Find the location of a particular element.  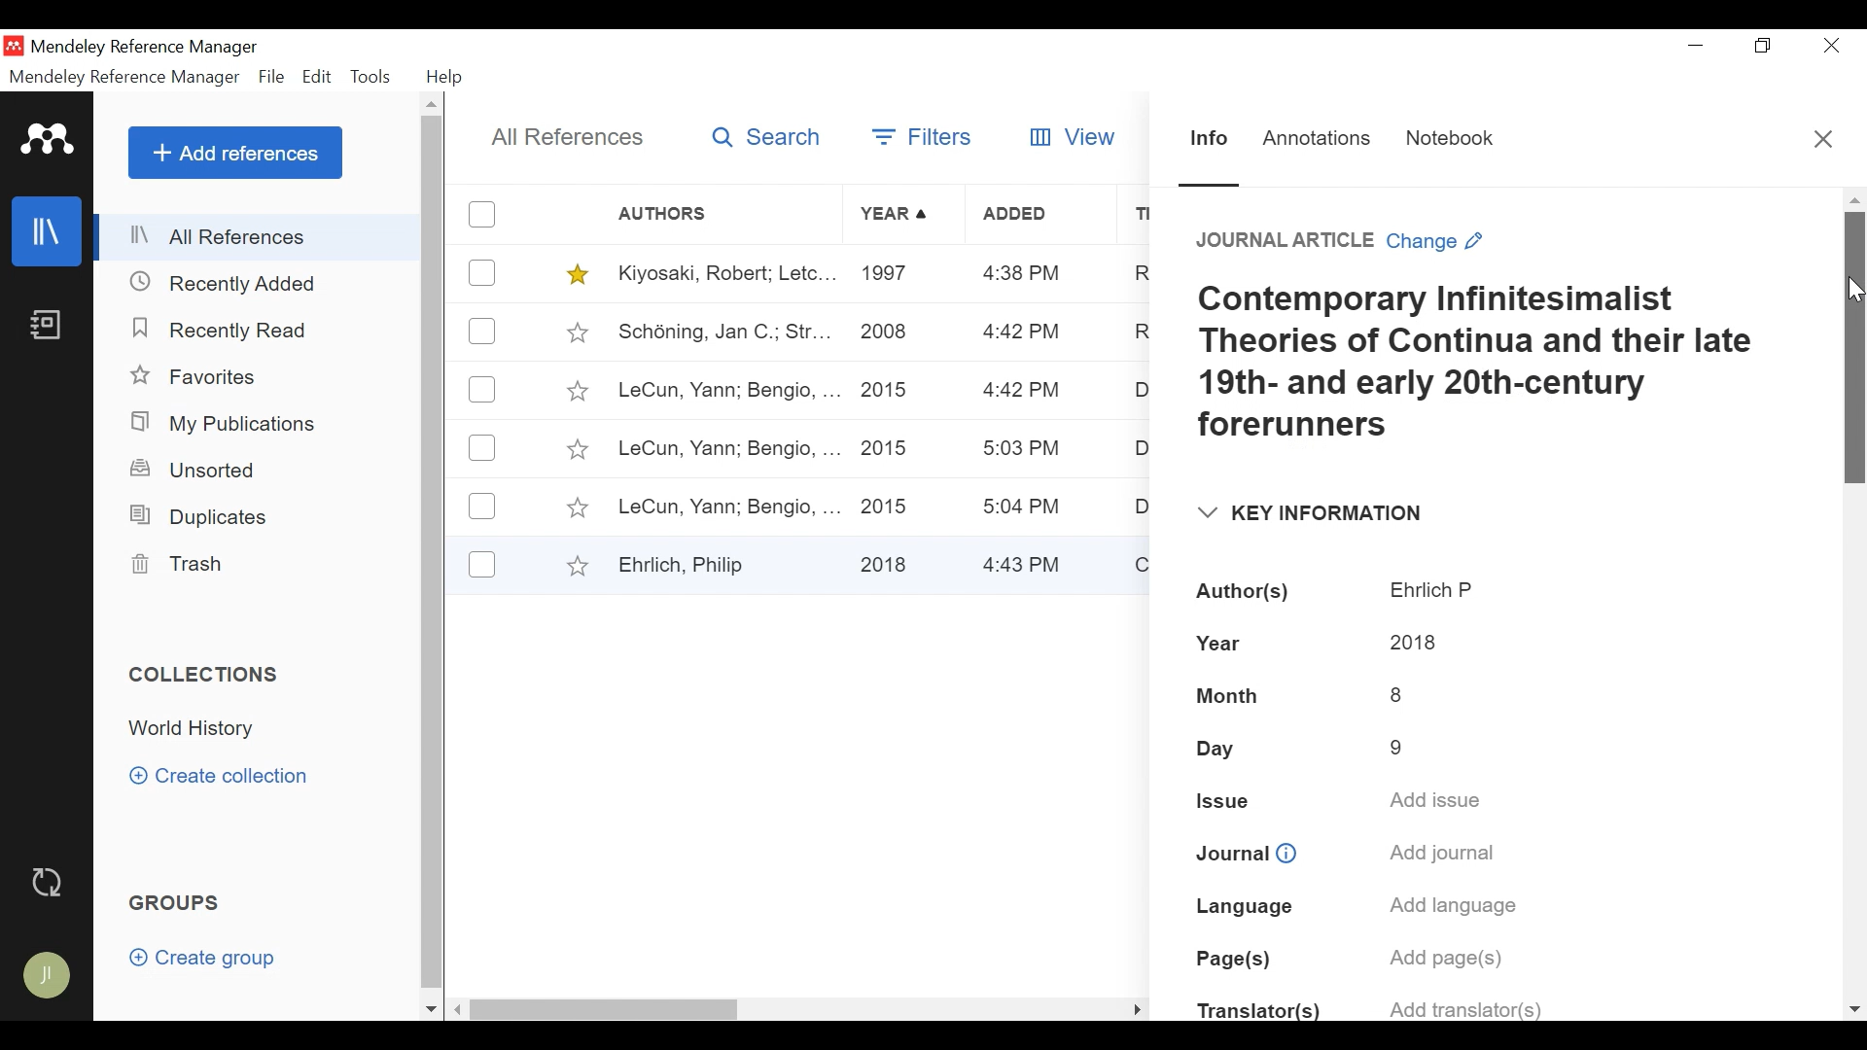

Annotation is located at coordinates (1320, 141).